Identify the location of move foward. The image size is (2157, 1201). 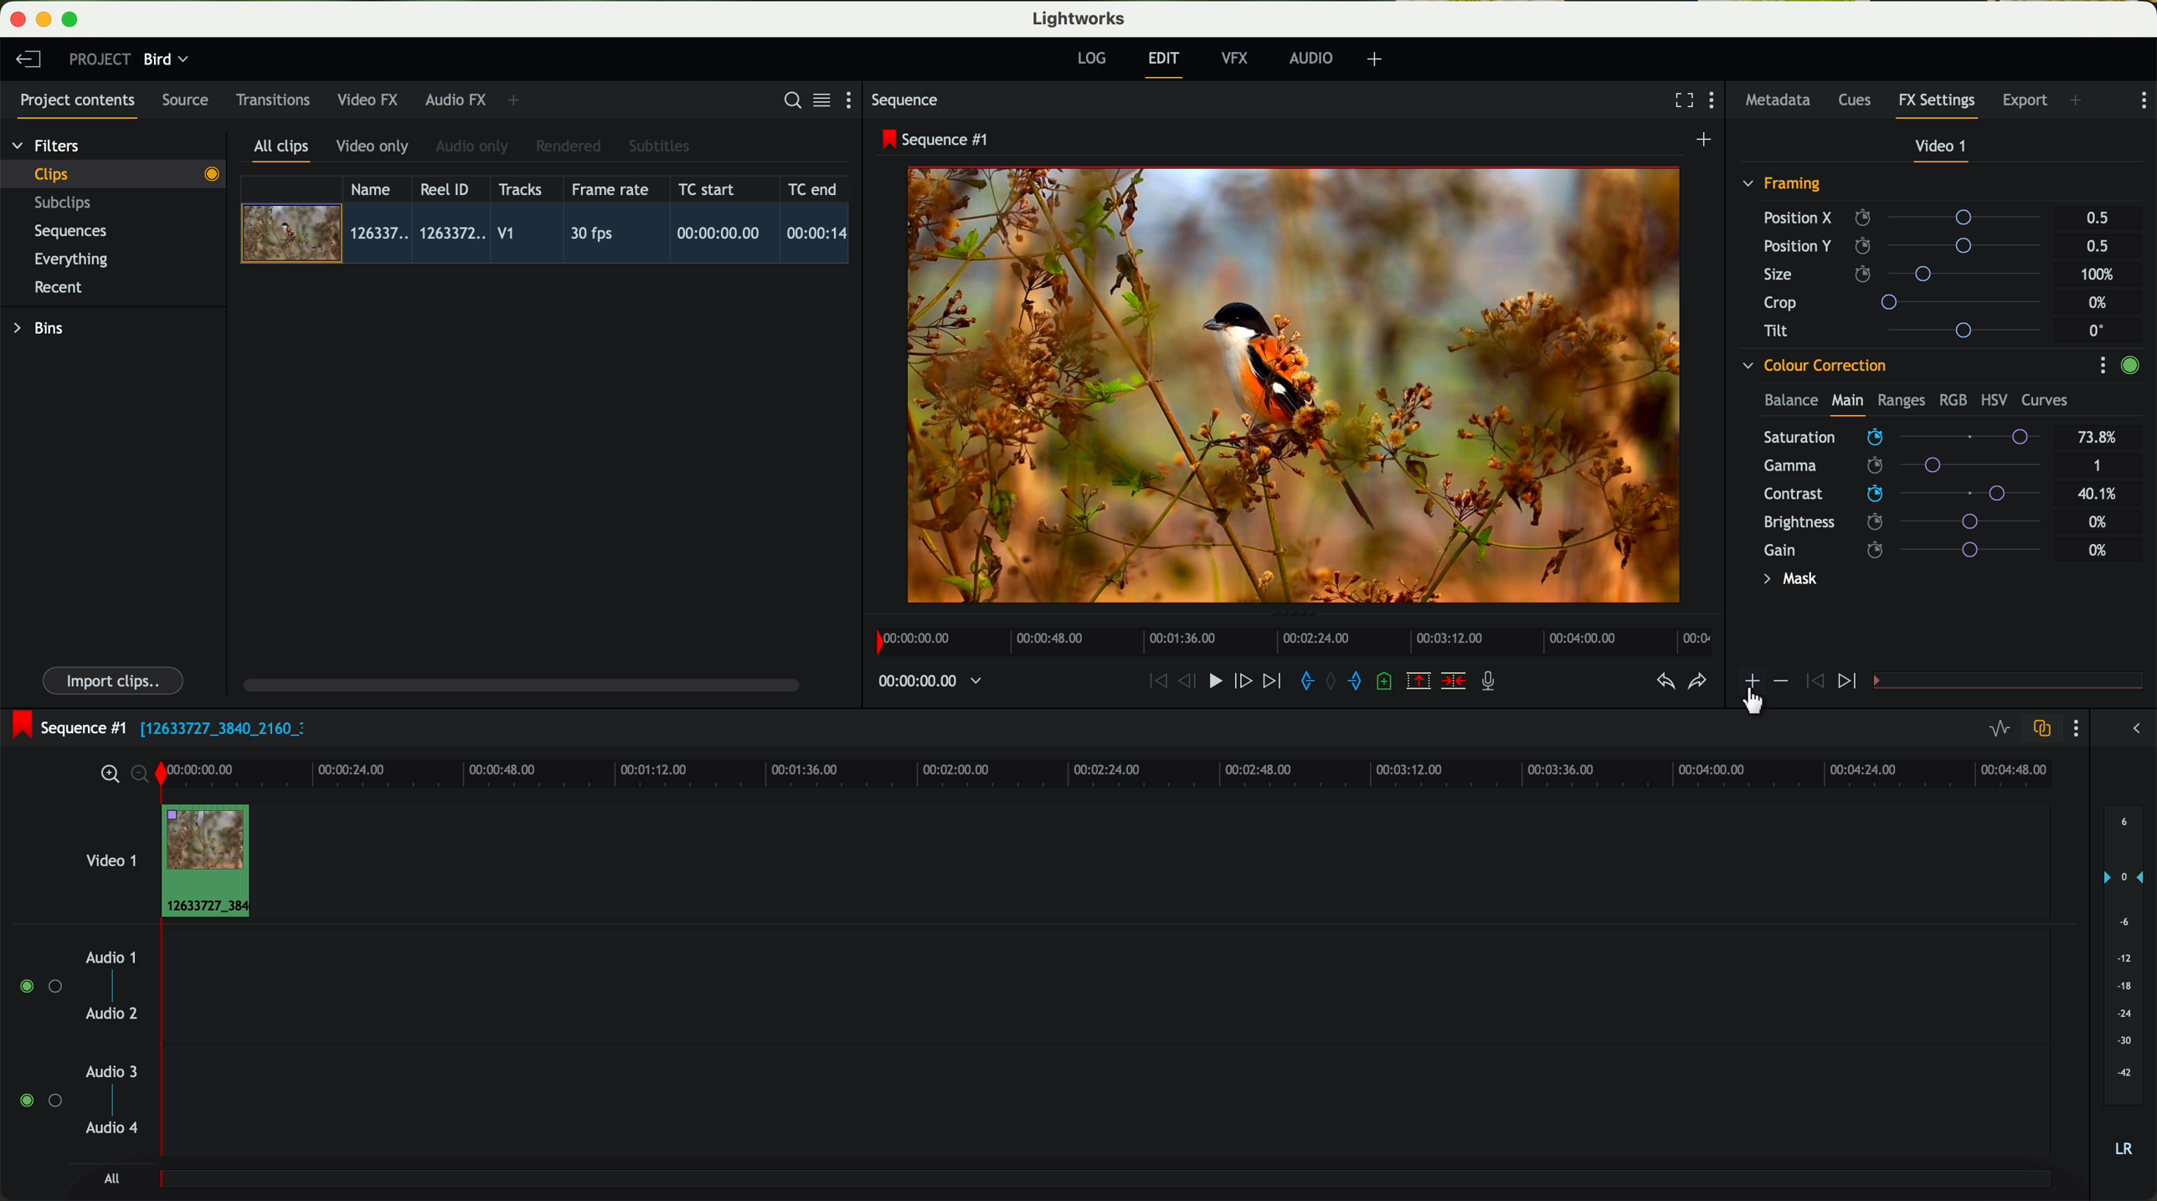
(1271, 681).